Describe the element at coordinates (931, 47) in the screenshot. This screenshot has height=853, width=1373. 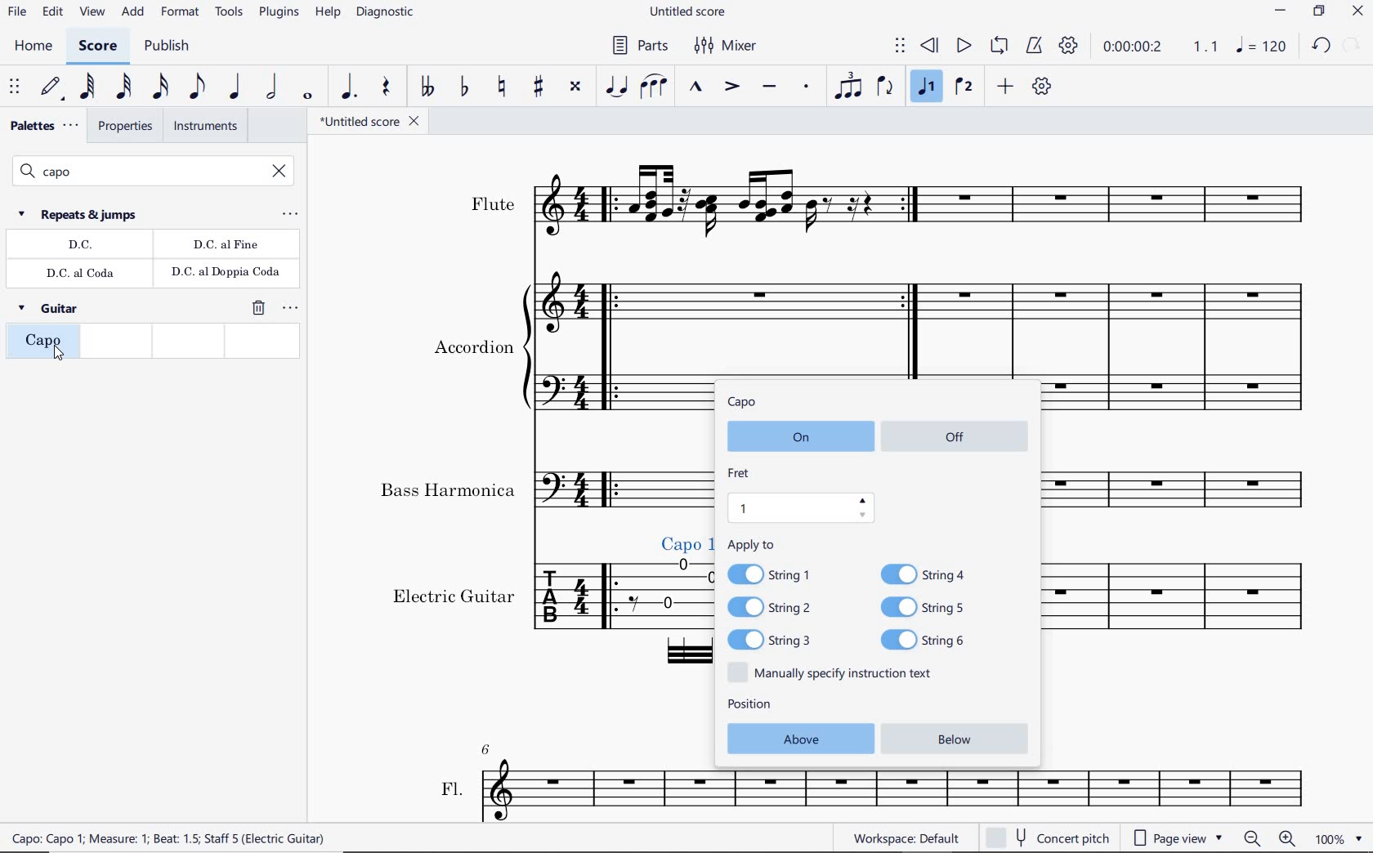
I see `rewind` at that location.